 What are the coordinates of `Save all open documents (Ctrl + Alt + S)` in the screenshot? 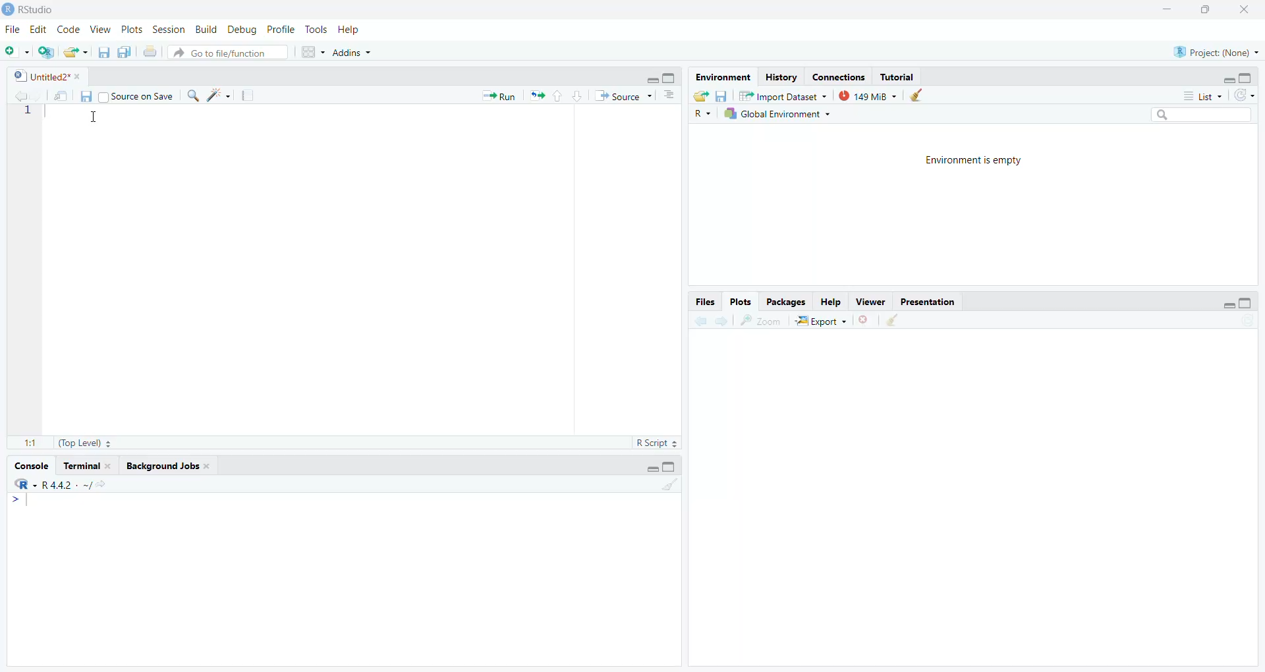 It's located at (123, 53).